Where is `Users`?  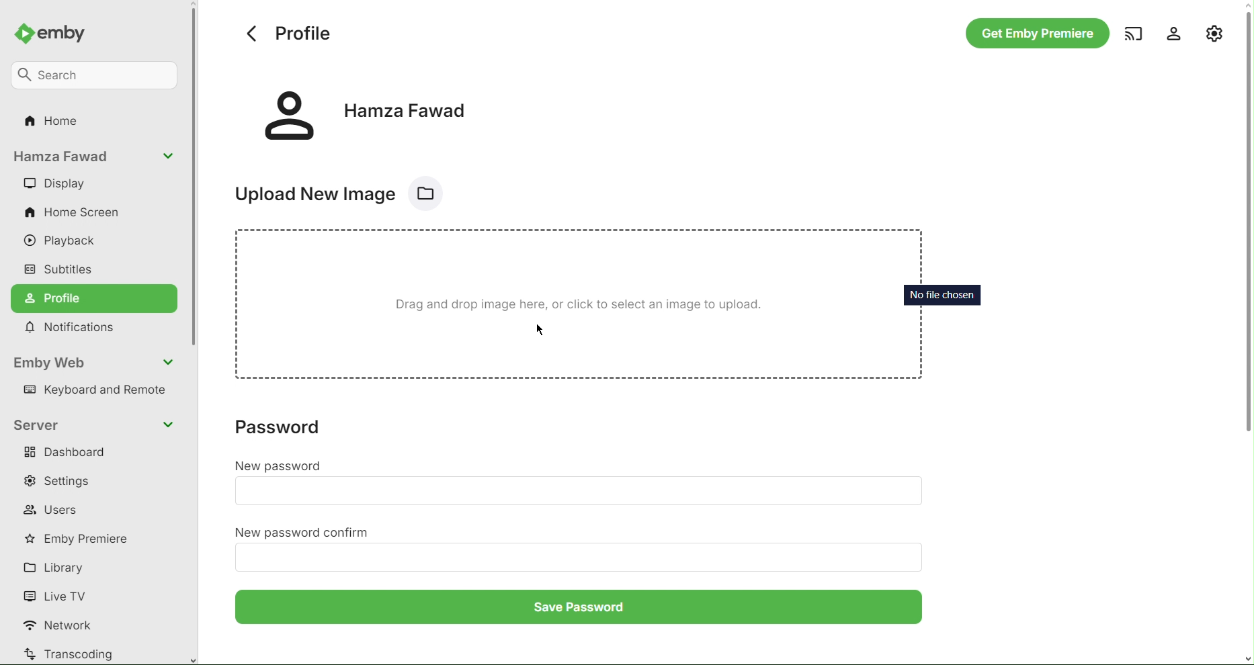
Users is located at coordinates (53, 510).